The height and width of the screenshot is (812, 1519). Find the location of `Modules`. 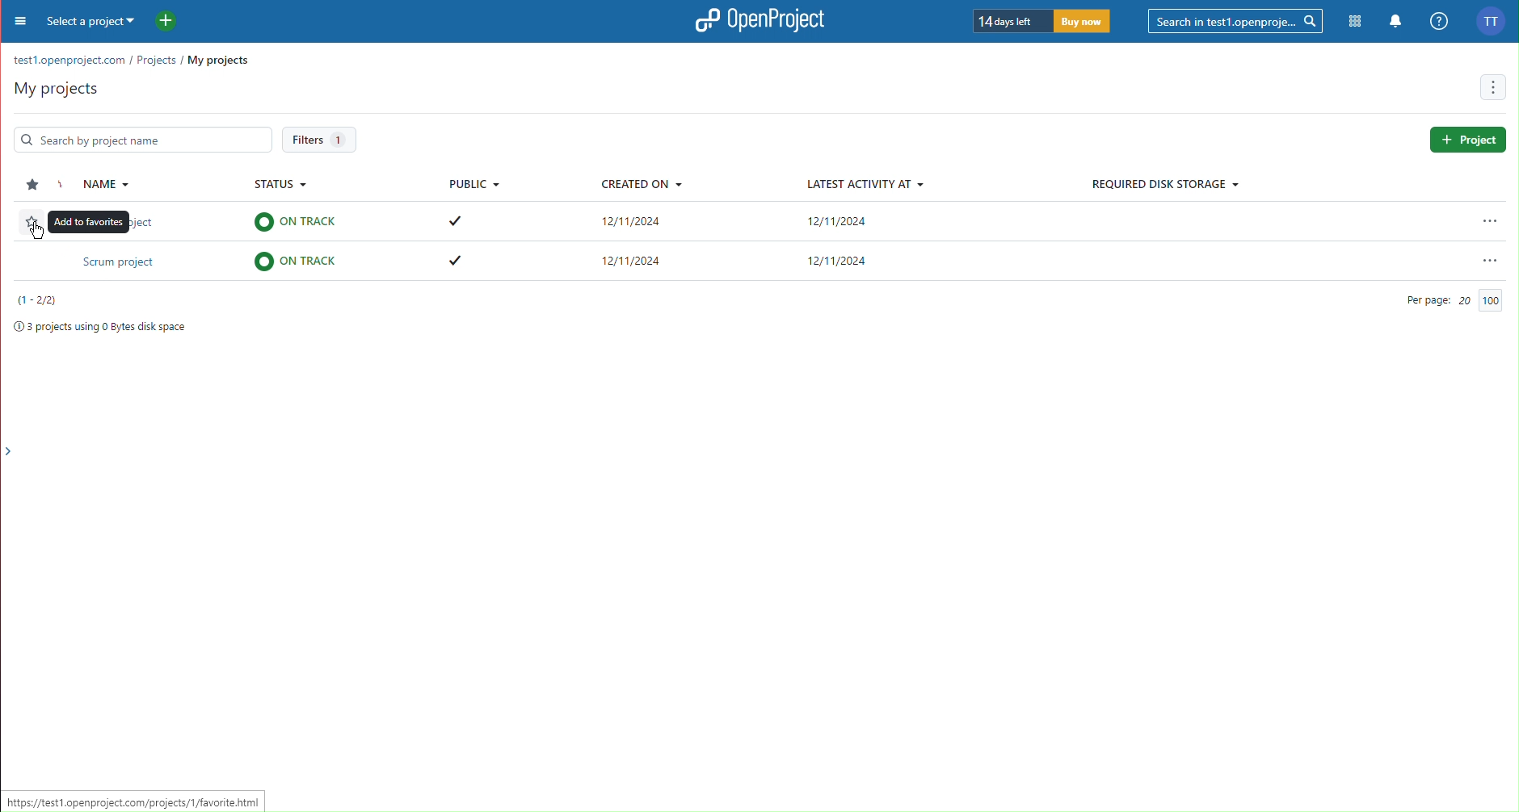

Modules is located at coordinates (1353, 19).